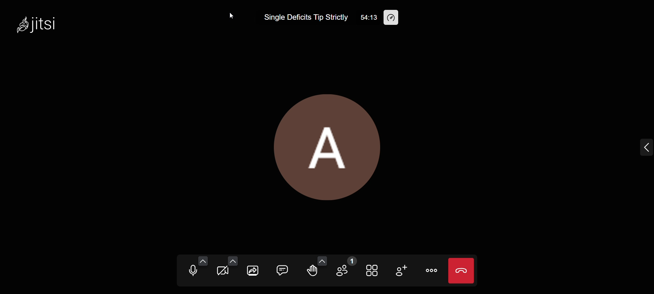 The height and width of the screenshot is (294, 654). Describe the element at coordinates (461, 270) in the screenshot. I see `end call` at that location.